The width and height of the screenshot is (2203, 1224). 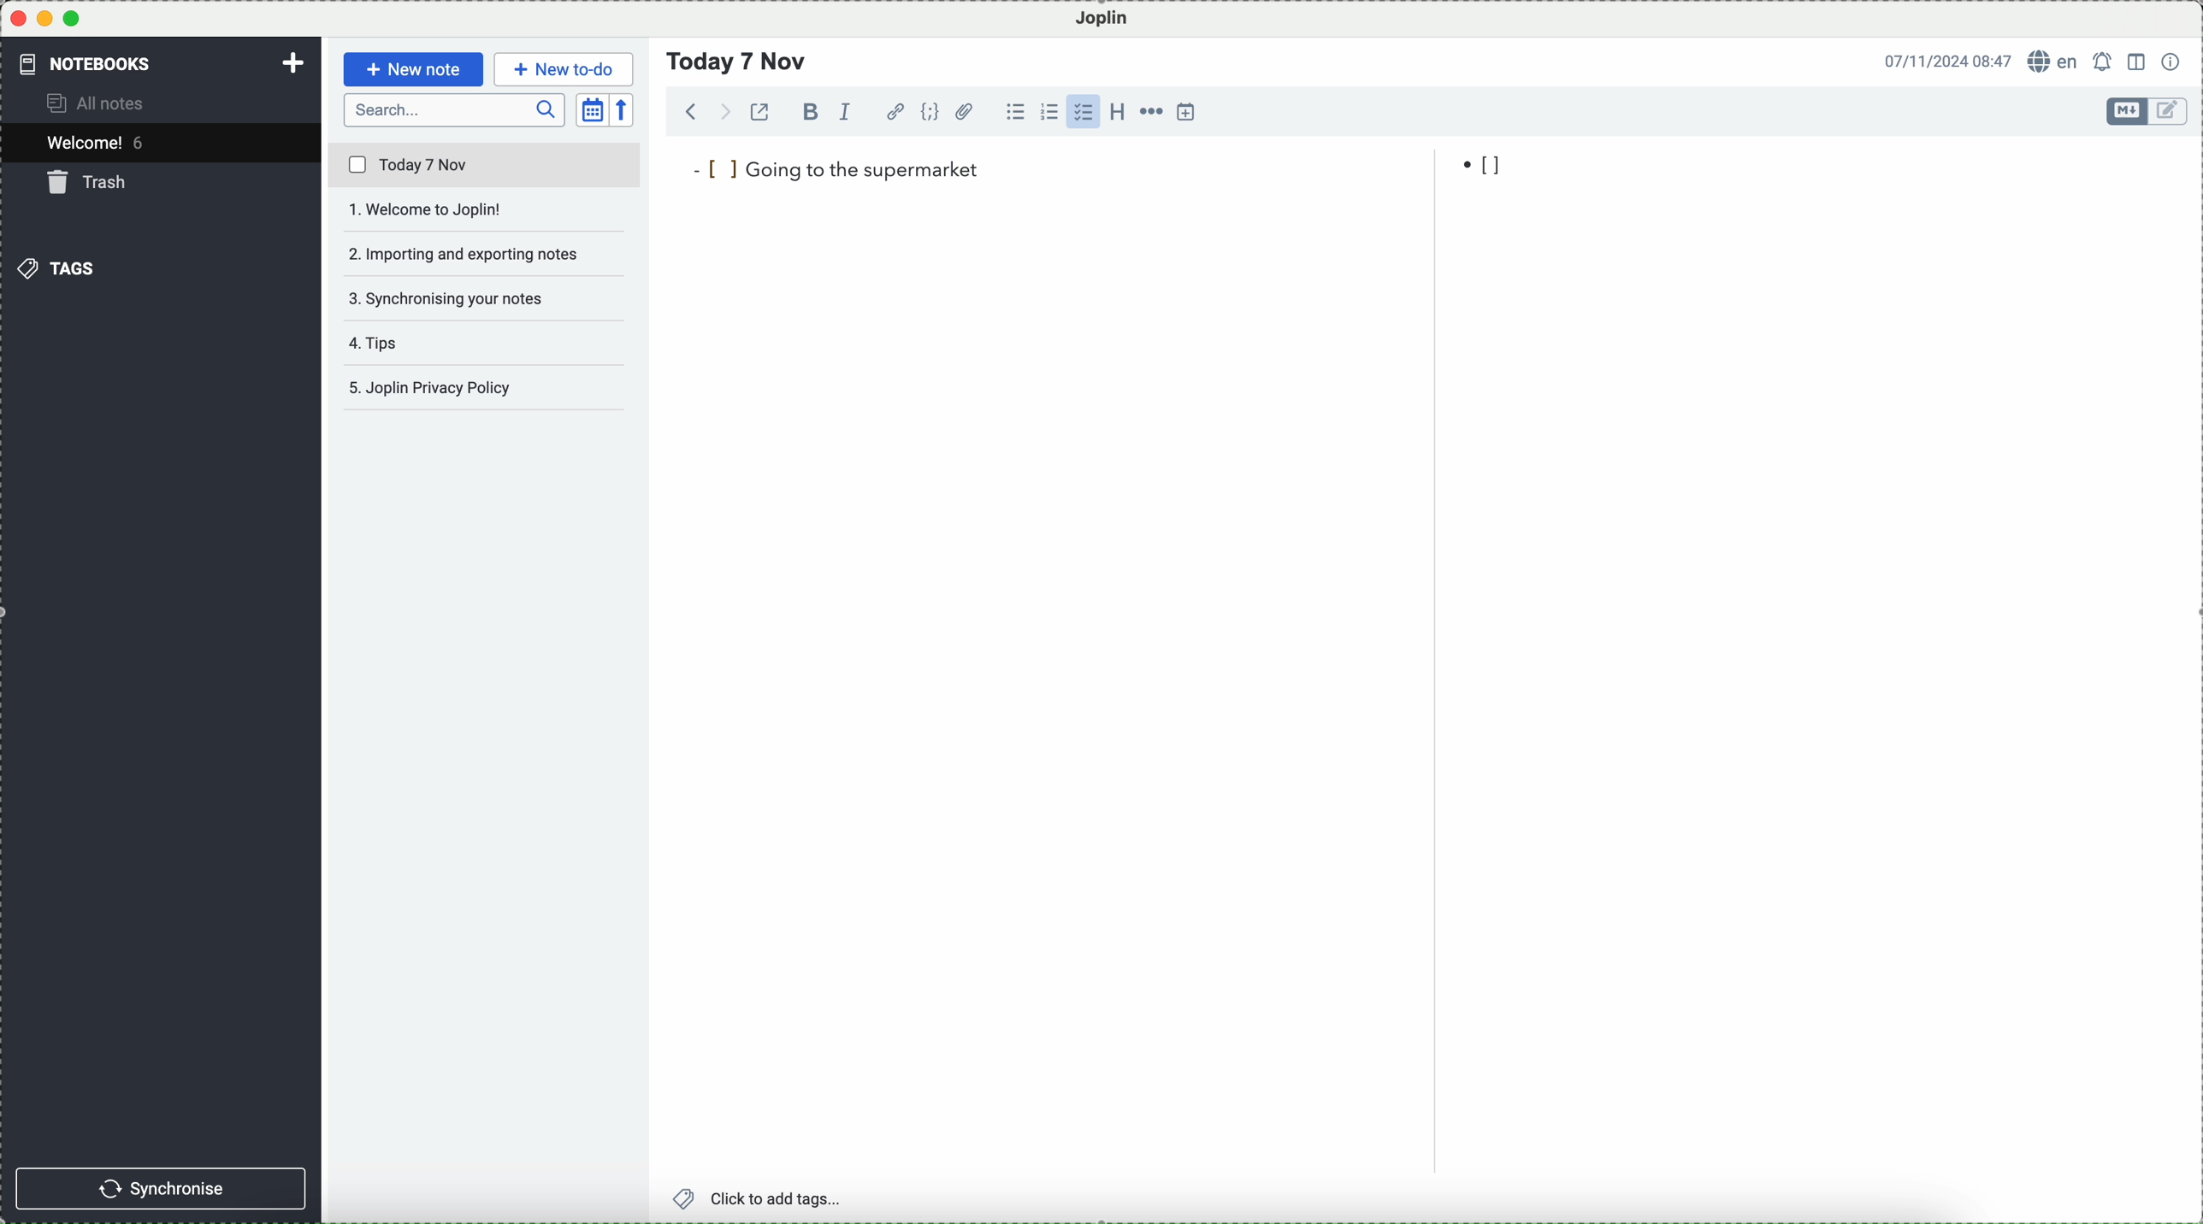 What do you see at coordinates (966, 111) in the screenshot?
I see `attach file` at bounding box center [966, 111].